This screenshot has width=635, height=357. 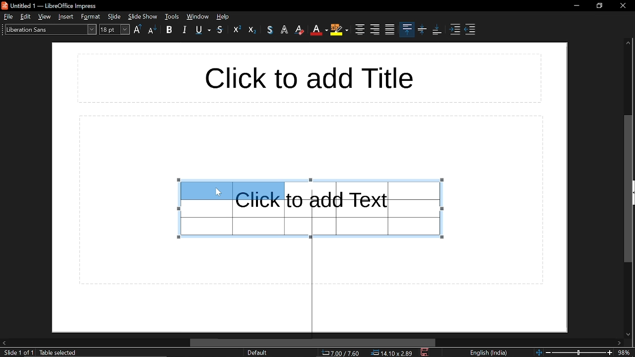 What do you see at coordinates (407, 29) in the screenshot?
I see `align top` at bounding box center [407, 29].